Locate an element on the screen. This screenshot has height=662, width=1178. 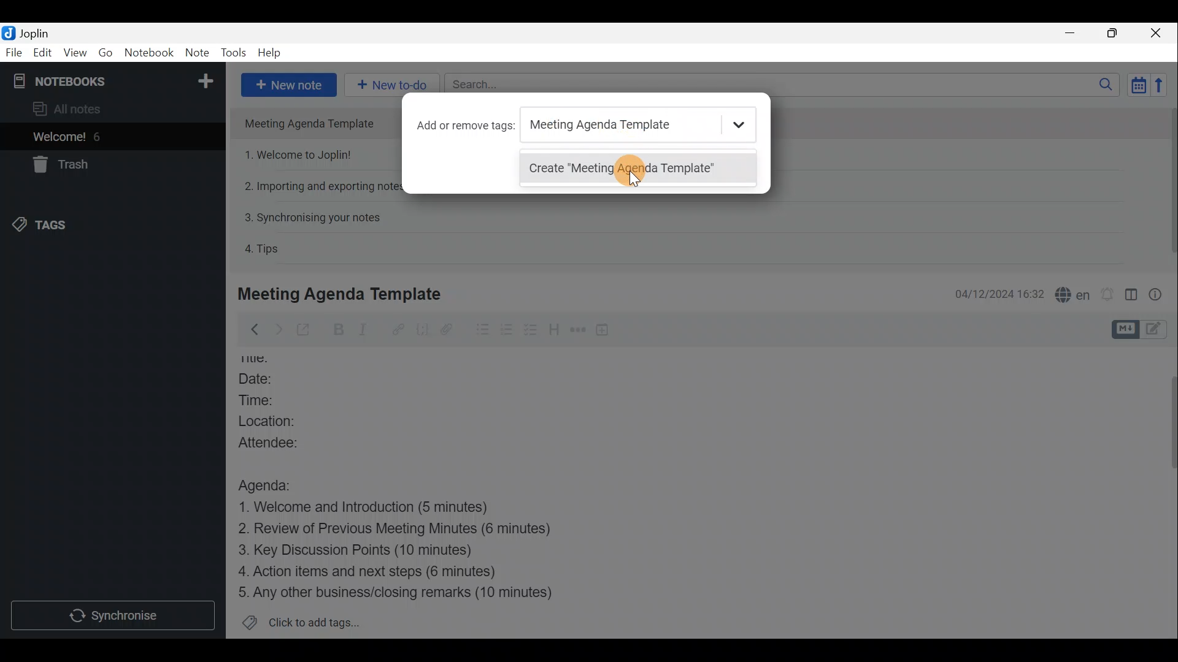
Tools is located at coordinates (233, 51).